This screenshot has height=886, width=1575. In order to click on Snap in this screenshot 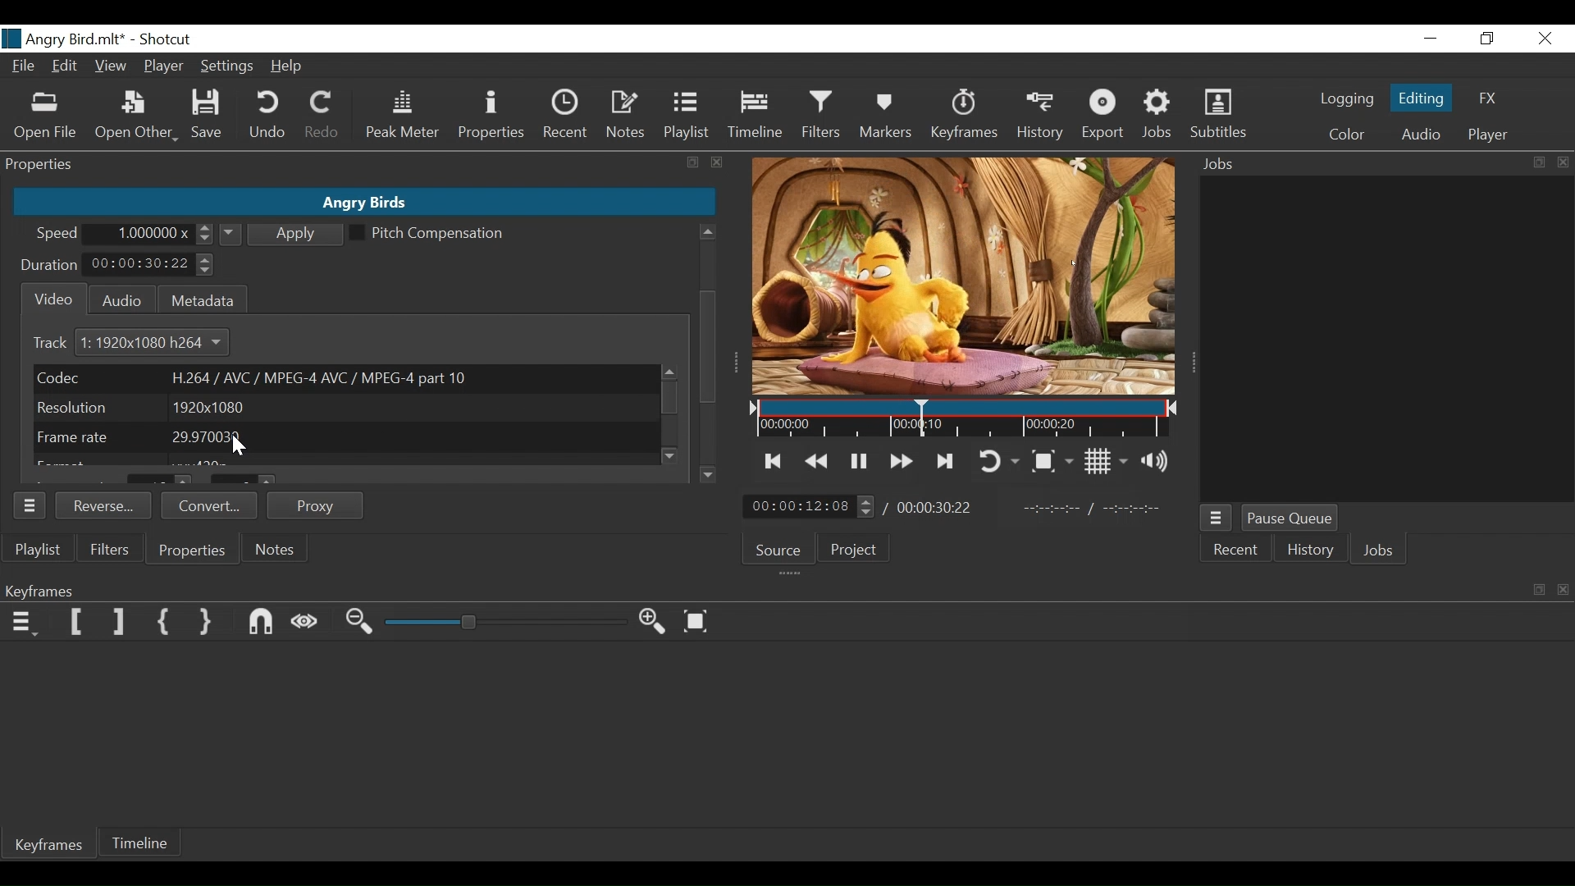, I will do `click(262, 623)`.